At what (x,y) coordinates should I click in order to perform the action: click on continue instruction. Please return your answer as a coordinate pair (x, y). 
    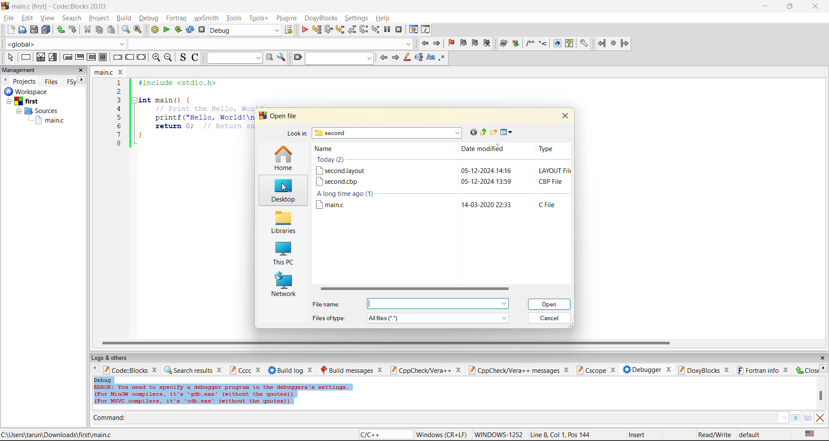
    Looking at the image, I should click on (129, 58).